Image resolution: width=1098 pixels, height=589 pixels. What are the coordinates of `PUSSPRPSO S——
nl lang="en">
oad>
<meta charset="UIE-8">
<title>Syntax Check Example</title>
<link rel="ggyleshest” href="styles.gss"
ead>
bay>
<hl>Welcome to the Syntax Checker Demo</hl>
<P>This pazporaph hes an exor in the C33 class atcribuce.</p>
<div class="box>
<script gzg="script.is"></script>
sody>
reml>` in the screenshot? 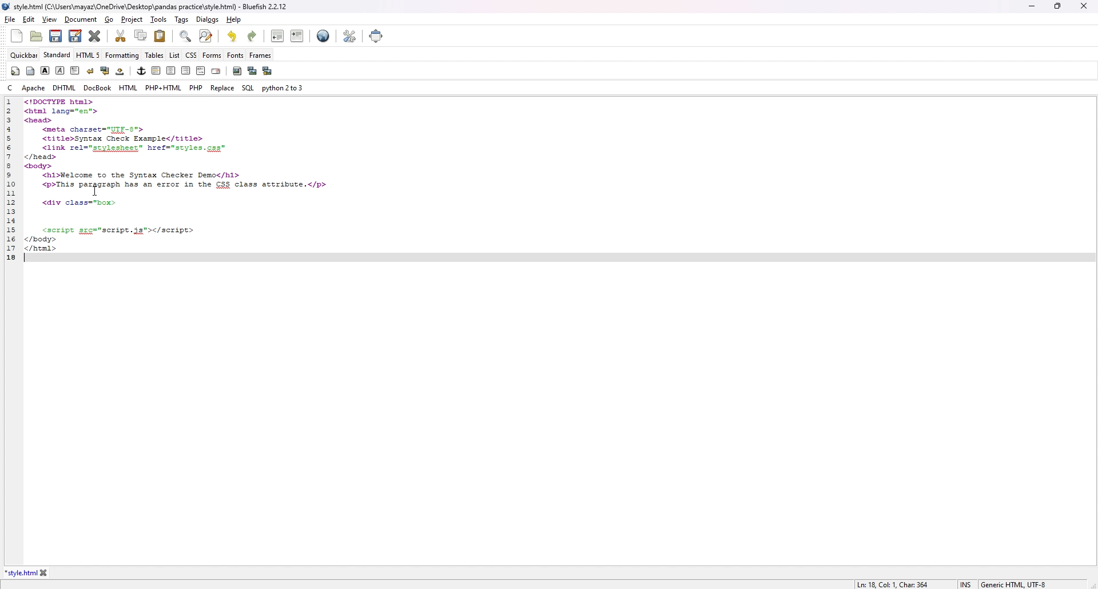 It's located at (178, 176).